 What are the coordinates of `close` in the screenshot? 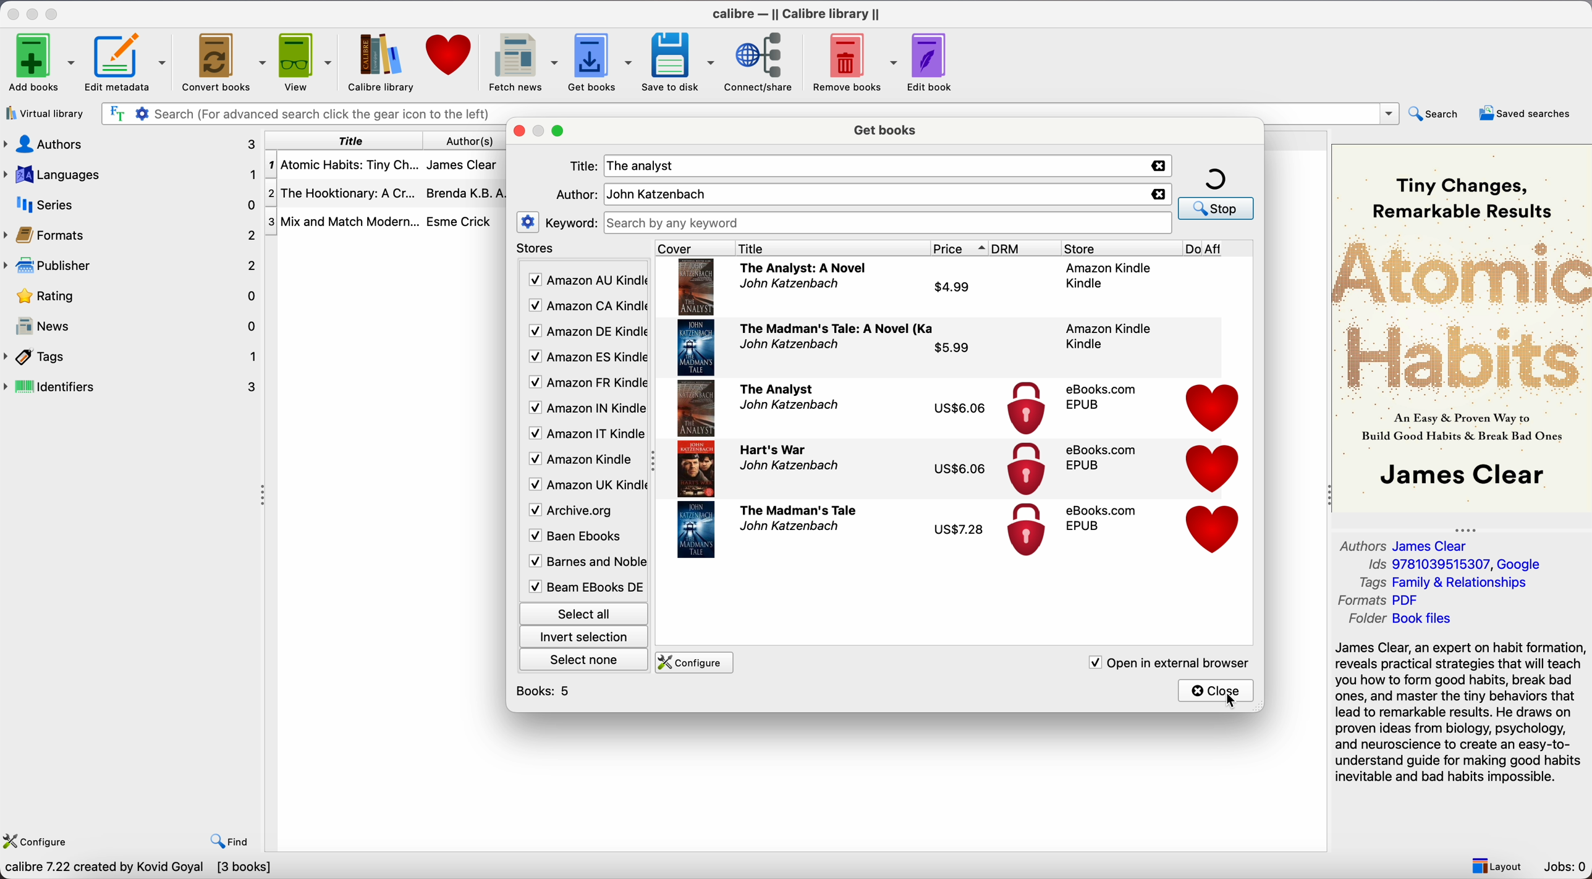 It's located at (520, 132).